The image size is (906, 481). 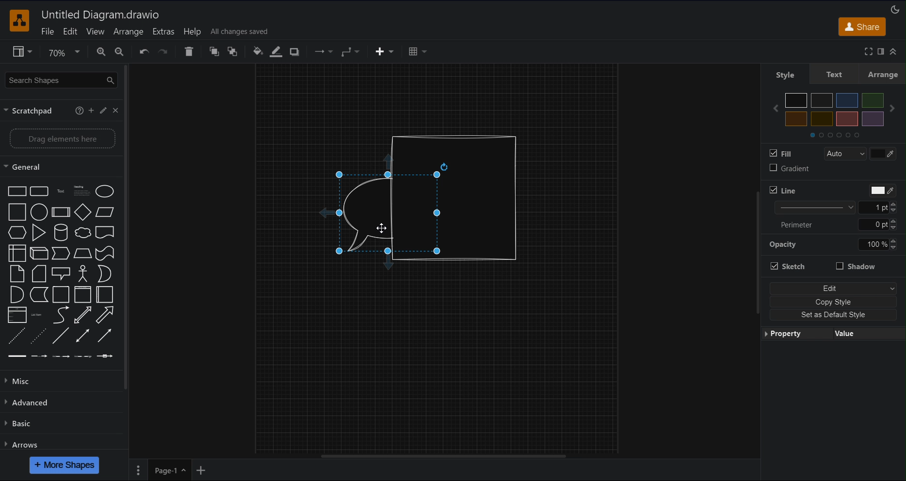 I want to click on Add New Page, so click(x=201, y=470).